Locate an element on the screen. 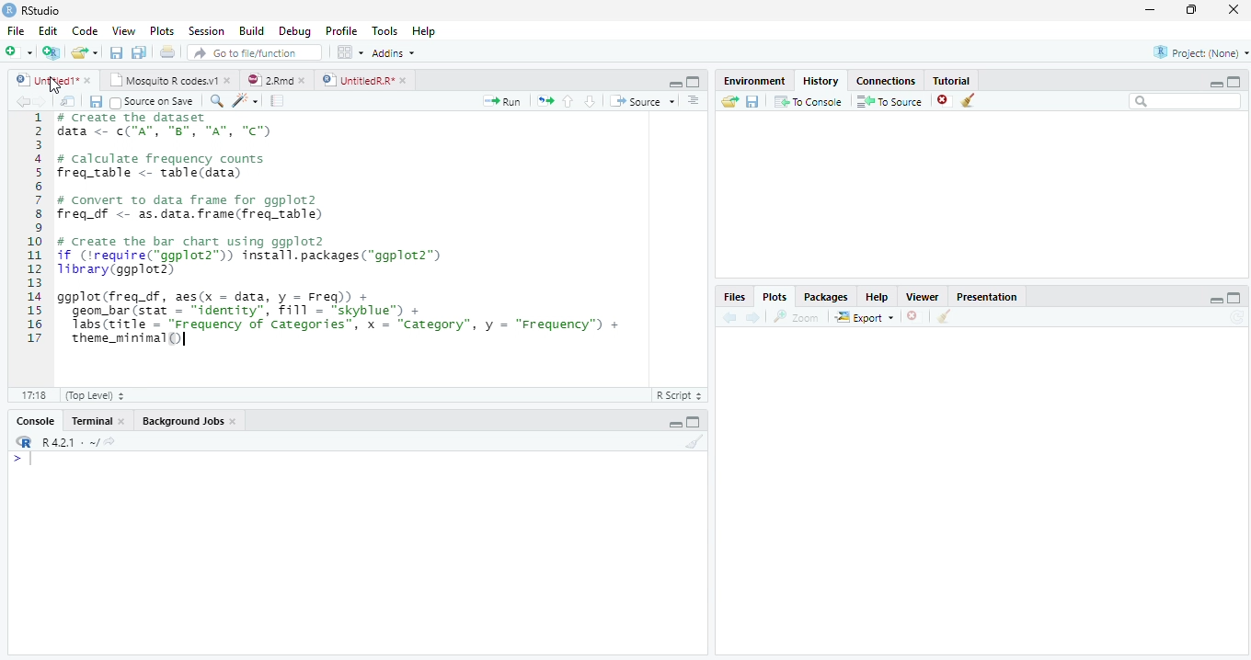 This screenshot has height=660, width=1251. Maximize is located at coordinates (1235, 298).